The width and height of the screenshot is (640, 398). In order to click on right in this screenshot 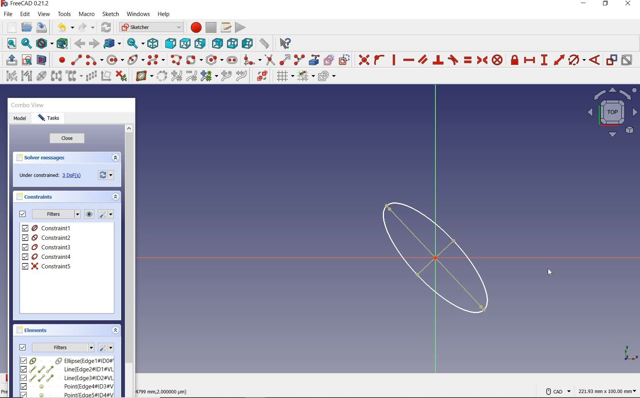, I will do `click(200, 43)`.